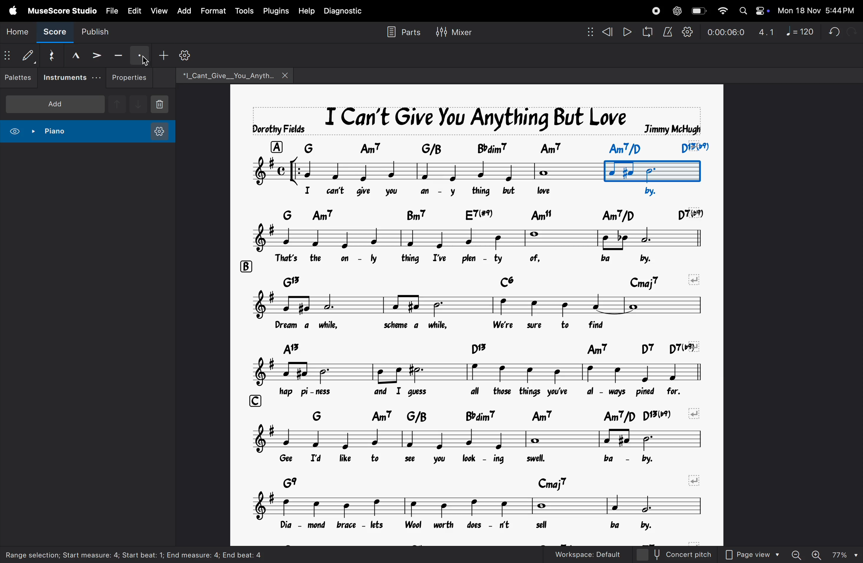 This screenshot has height=563, width=863. What do you see at coordinates (134, 11) in the screenshot?
I see `edit` at bounding box center [134, 11].